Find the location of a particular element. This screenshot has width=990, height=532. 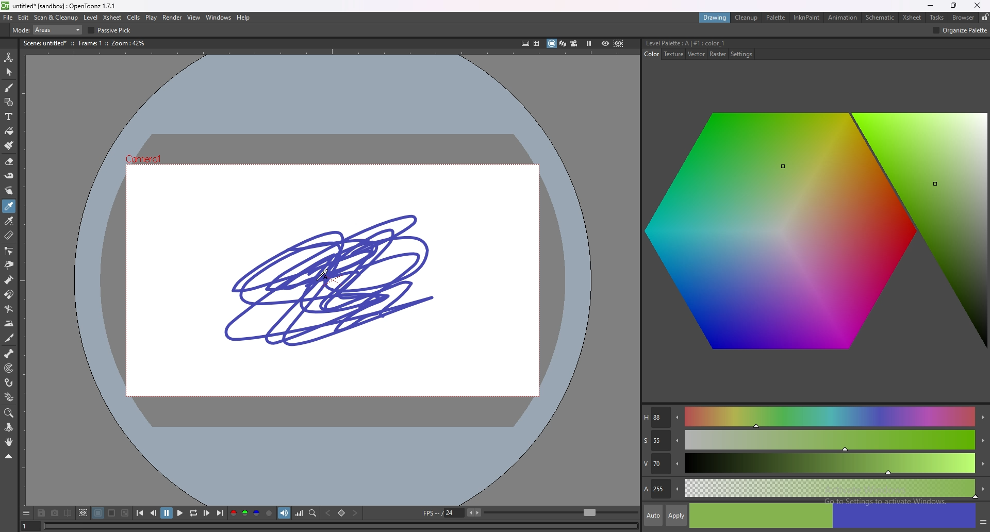

resize is located at coordinates (954, 6).